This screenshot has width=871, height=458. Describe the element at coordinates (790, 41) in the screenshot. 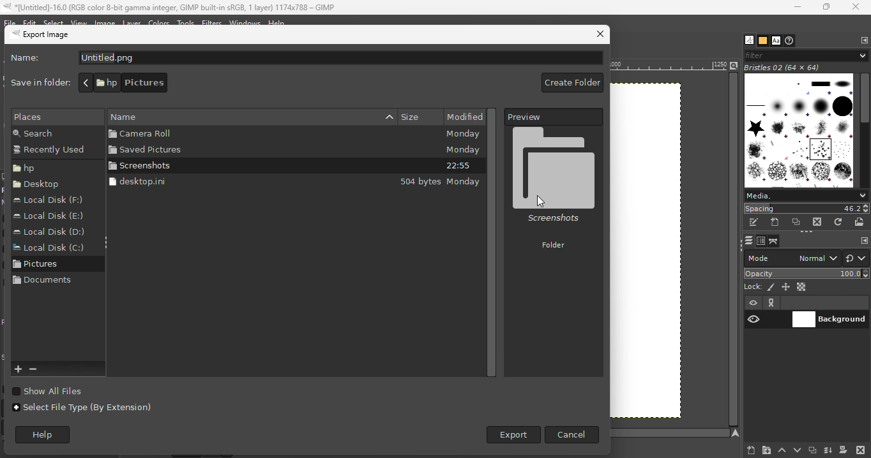

I see `Document history` at that location.